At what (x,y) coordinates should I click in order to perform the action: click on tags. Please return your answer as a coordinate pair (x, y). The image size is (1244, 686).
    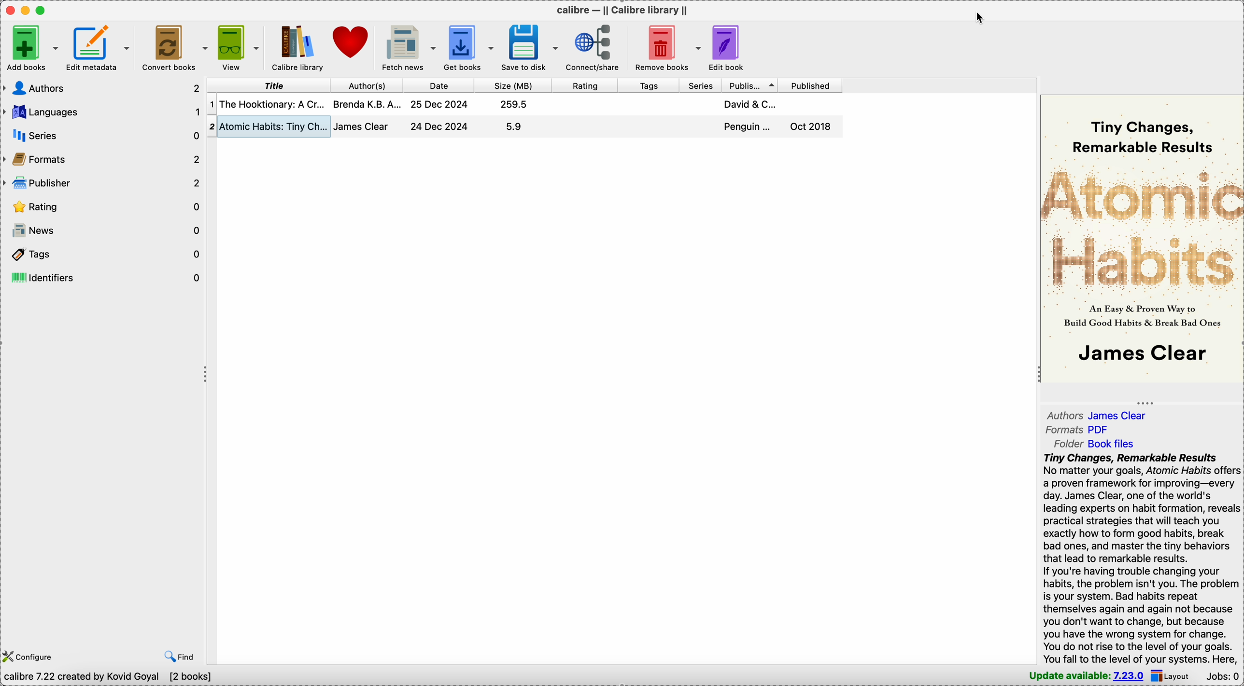
    Looking at the image, I should click on (103, 254).